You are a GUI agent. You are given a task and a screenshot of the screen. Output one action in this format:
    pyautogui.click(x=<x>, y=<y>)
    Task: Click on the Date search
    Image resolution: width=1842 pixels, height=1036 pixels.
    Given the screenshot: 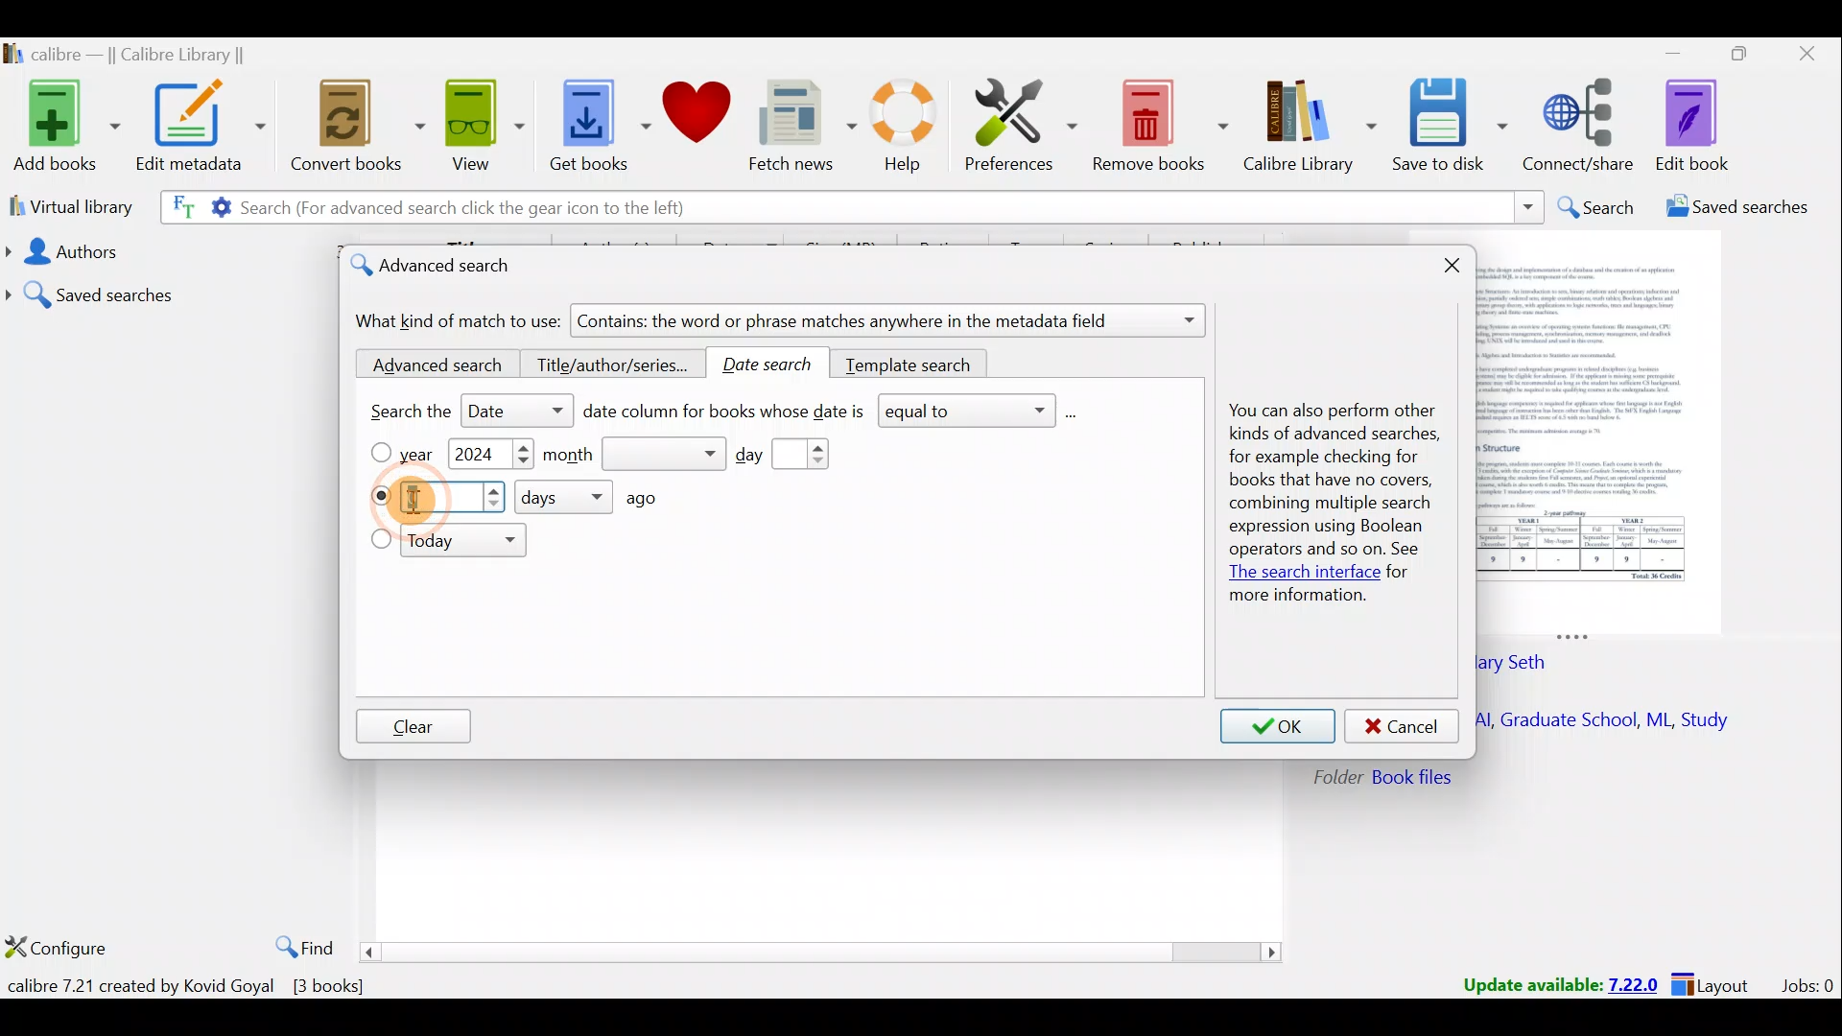 What is the action you would take?
    pyautogui.click(x=776, y=365)
    